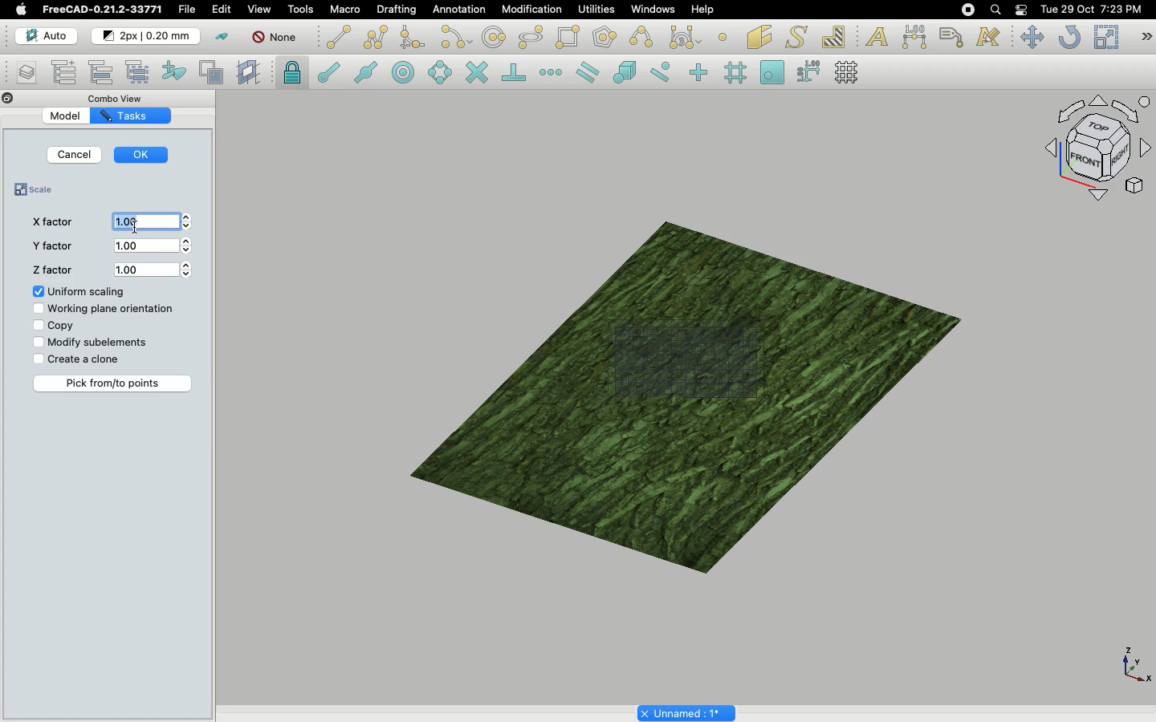 The width and height of the screenshot is (1156, 722). What do you see at coordinates (376, 37) in the screenshot?
I see `Polyline` at bounding box center [376, 37].